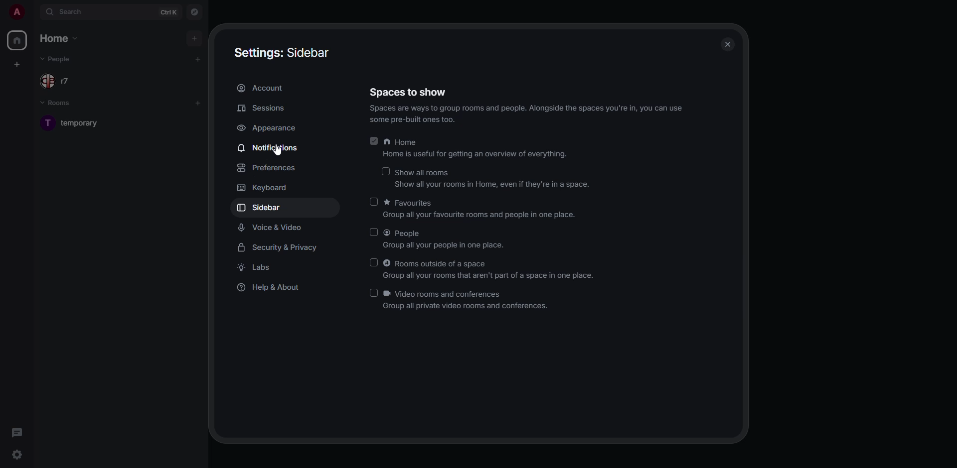 The width and height of the screenshot is (957, 468). I want to click on people, so click(449, 239).